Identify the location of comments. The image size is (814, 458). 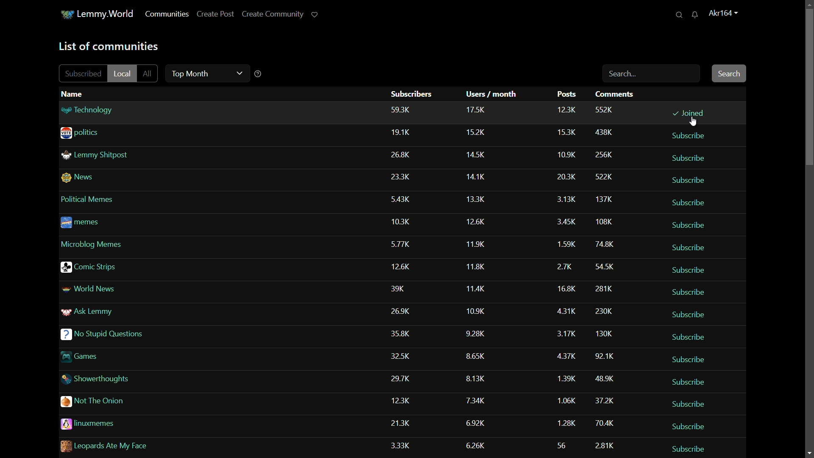
(607, 379).